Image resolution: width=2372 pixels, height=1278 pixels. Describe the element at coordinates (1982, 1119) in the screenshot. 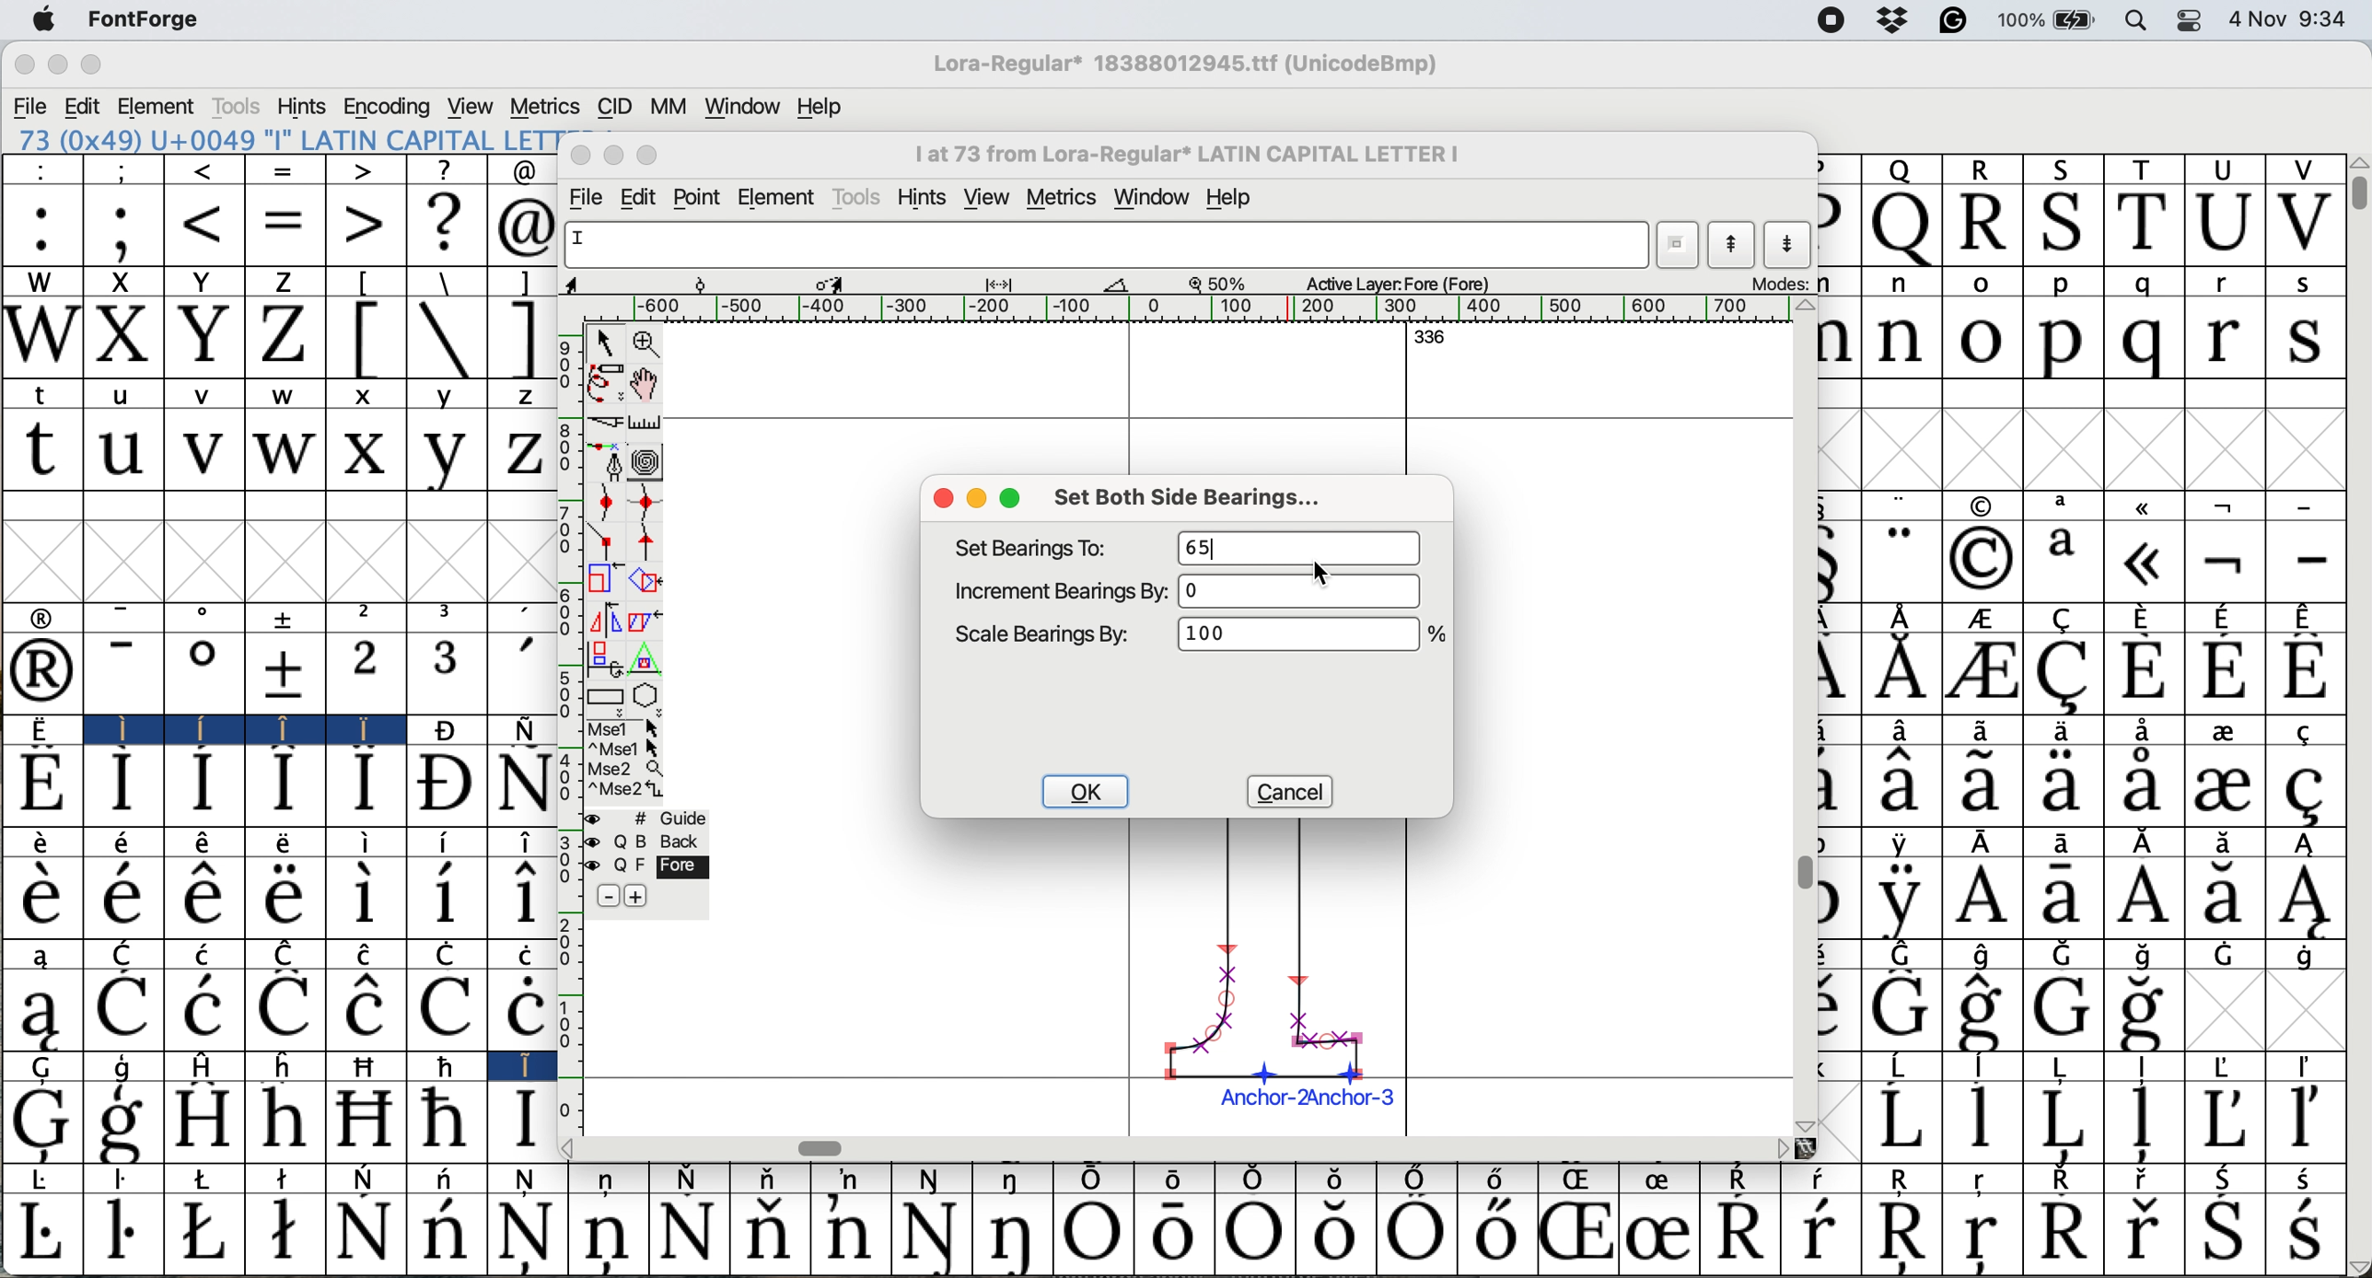

I see `Symbol` at that location.